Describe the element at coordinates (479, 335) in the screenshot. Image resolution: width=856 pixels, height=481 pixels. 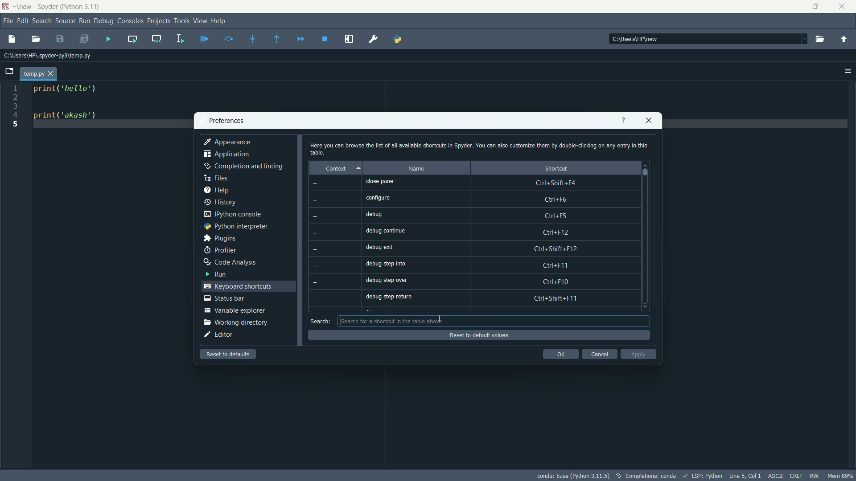
I see `reset to default values` at that location.